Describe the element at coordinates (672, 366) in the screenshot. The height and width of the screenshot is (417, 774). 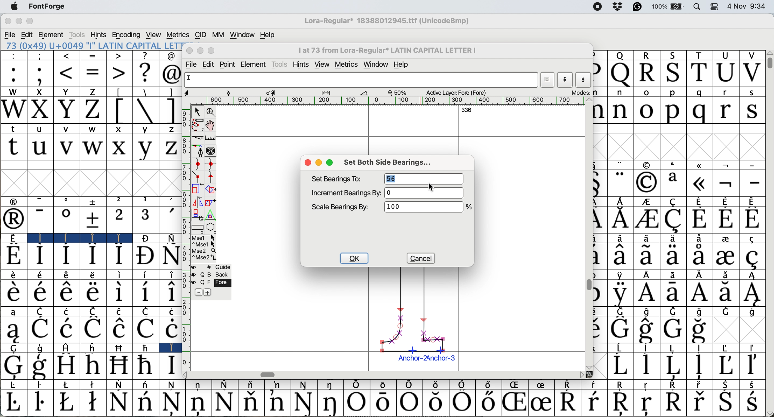
I see `Symbol` at that location.